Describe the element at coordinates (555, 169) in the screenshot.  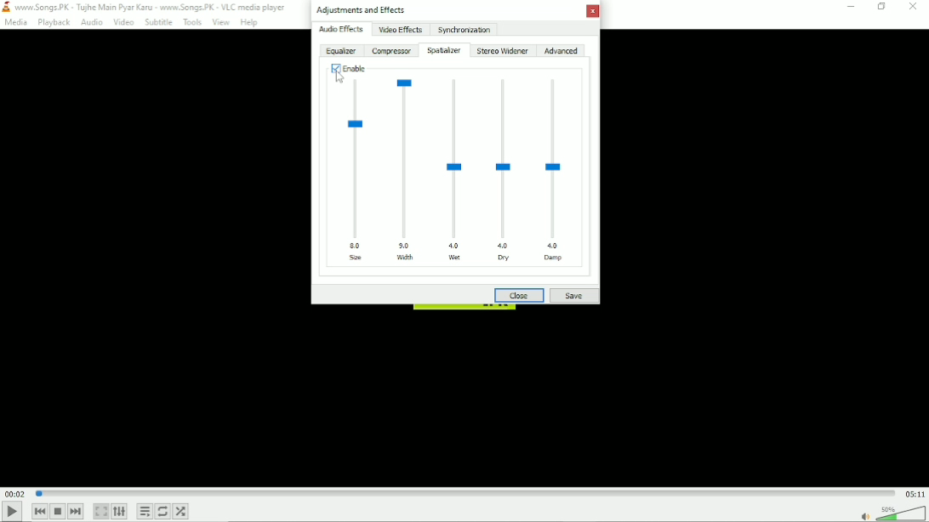
I see `Damp` at that location.